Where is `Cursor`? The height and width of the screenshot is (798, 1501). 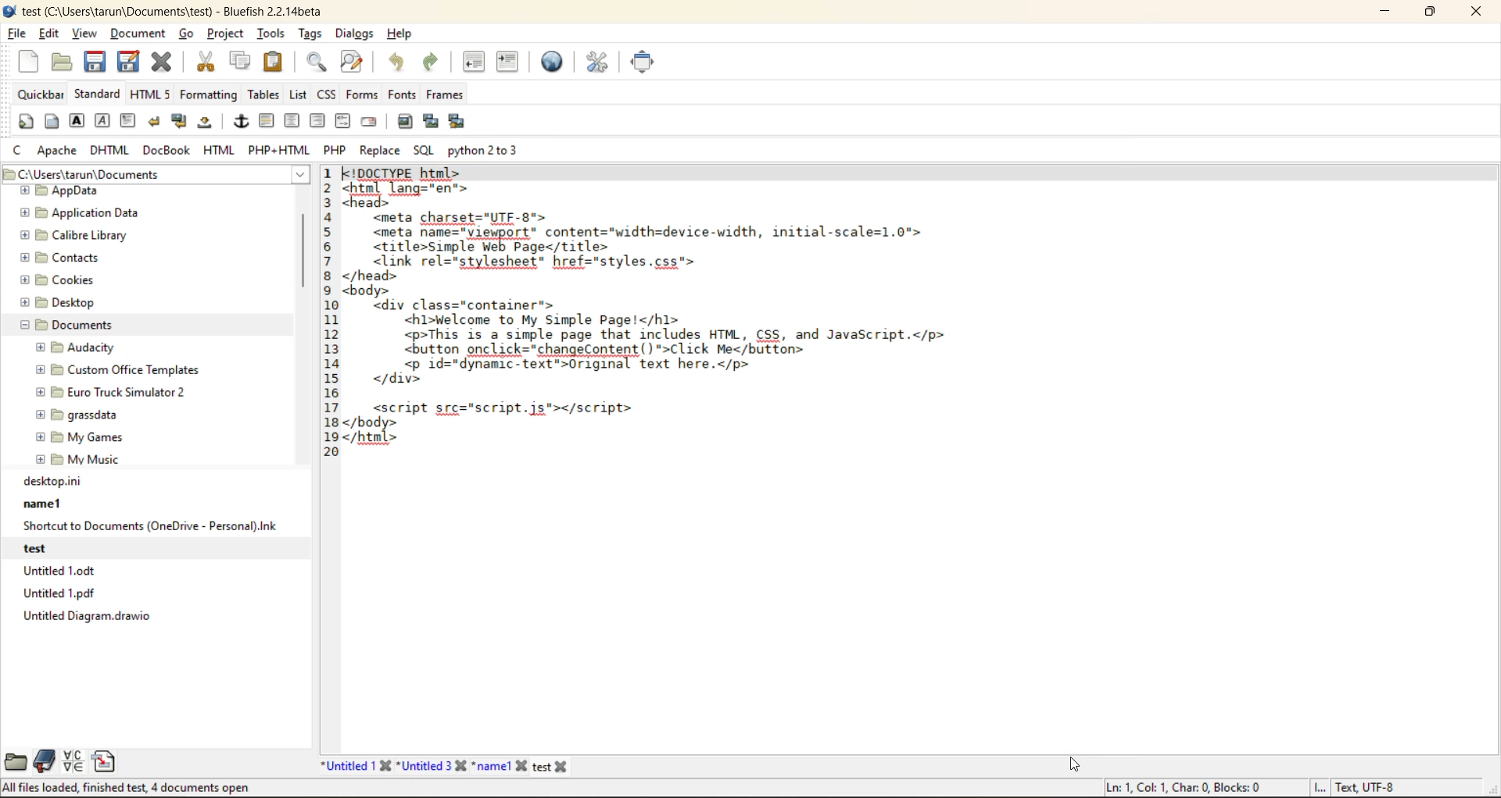
Cursor is located at coordinates (1074, 764).